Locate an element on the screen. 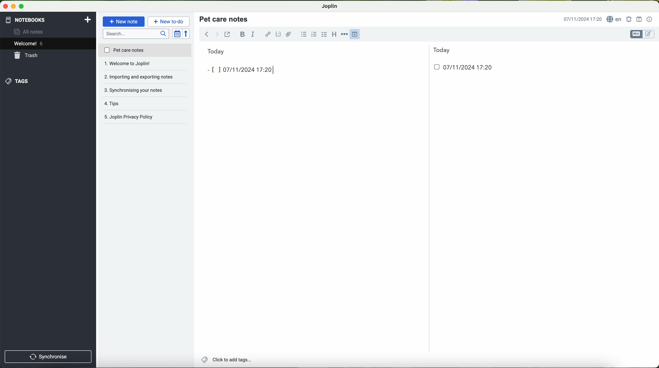 This screenshot has width=659, height=368. cursor on new to-do button  is located at coordinates (169, 22).